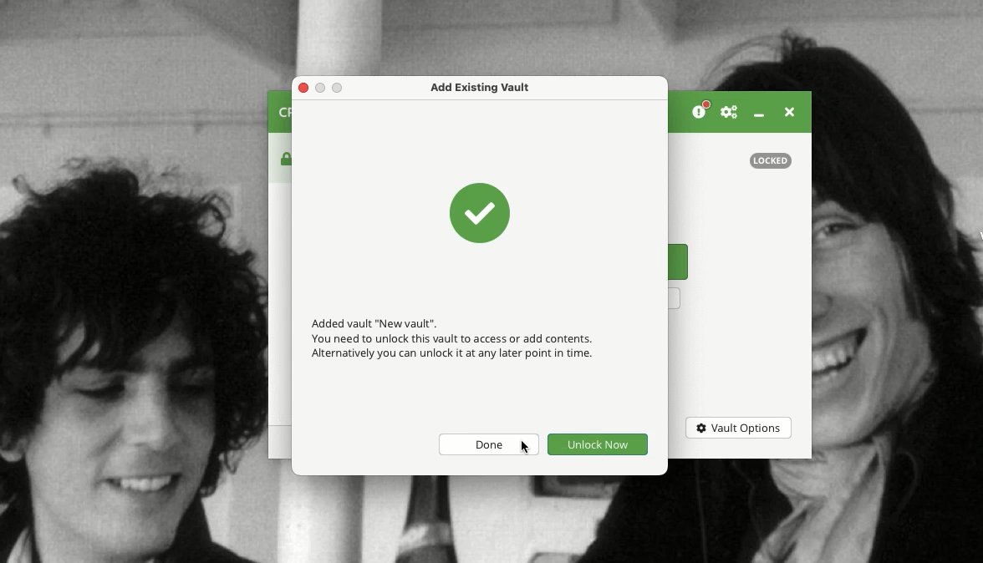  Describe the element at coordinates (737, 429) in the screenshot. I see `Vault options` at that location.